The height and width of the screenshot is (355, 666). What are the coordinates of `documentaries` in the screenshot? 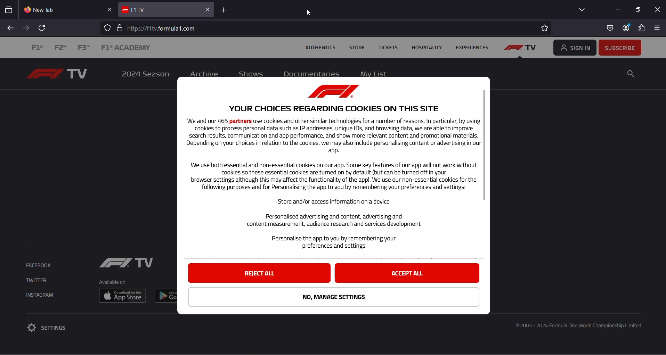 It's located at (313, 73).